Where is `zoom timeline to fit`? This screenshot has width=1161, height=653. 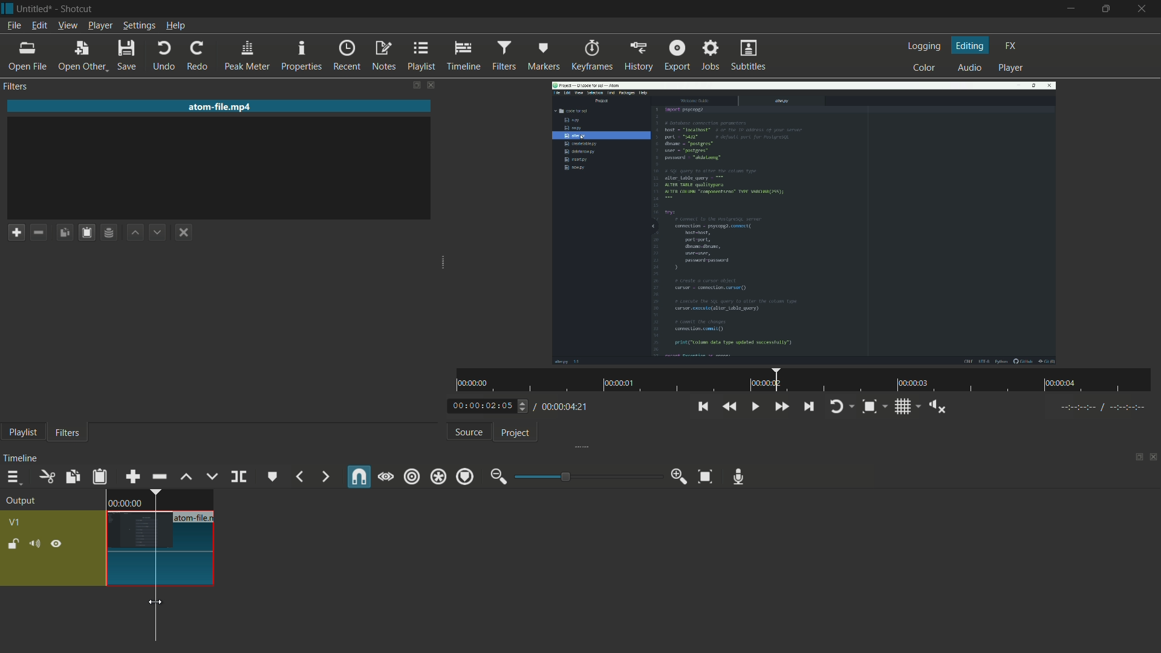
zoom timeline to fit is located at coordinates (704, 477).